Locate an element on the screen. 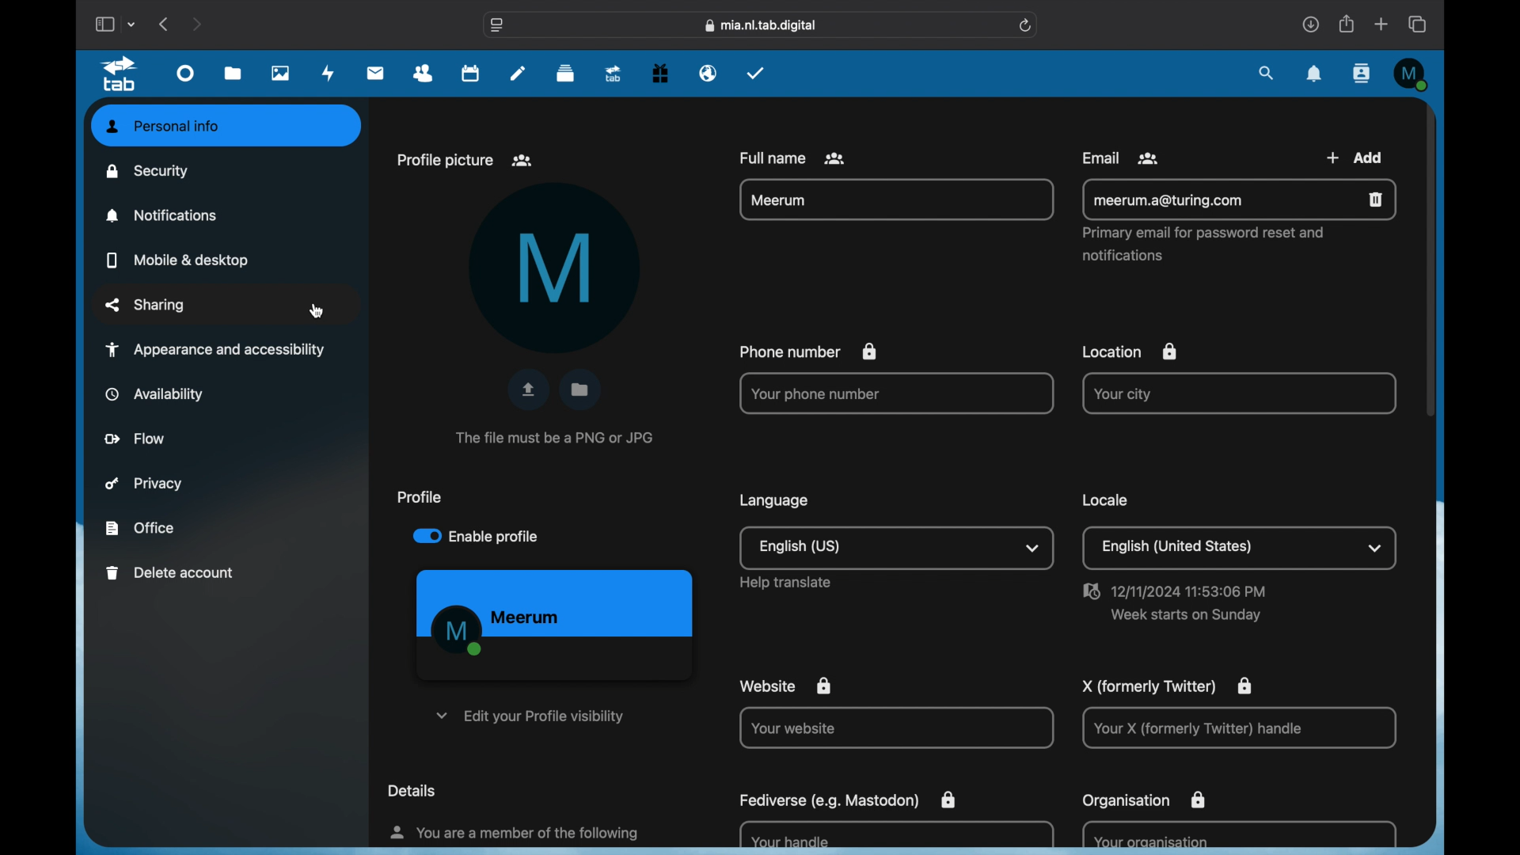 The image size is (1520, 855). free trial is located at coordinates (660, 74).